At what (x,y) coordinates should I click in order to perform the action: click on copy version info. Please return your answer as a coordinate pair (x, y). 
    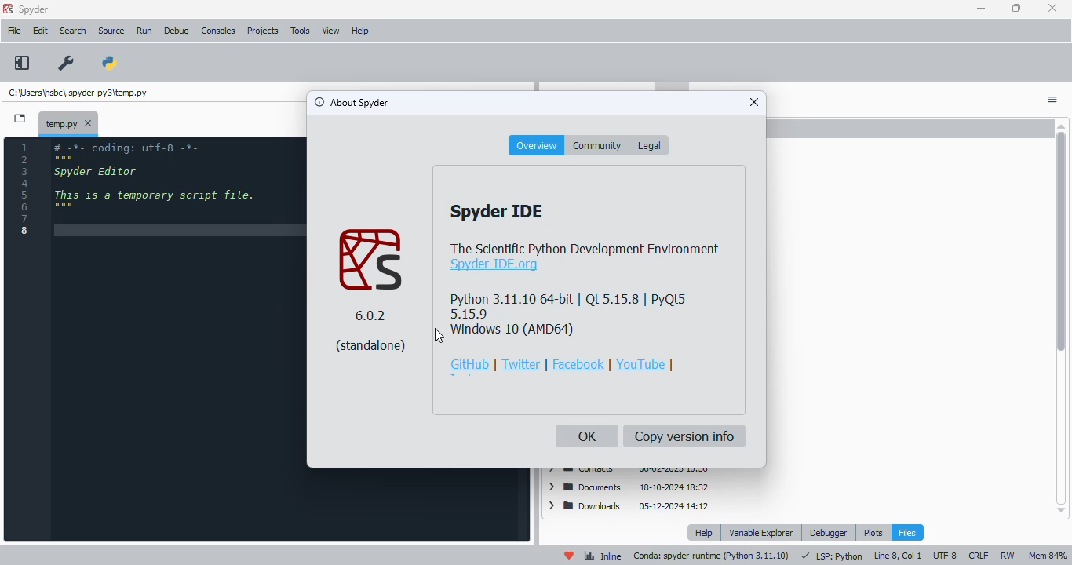
    Looking at the image, I should click on (685, 436).